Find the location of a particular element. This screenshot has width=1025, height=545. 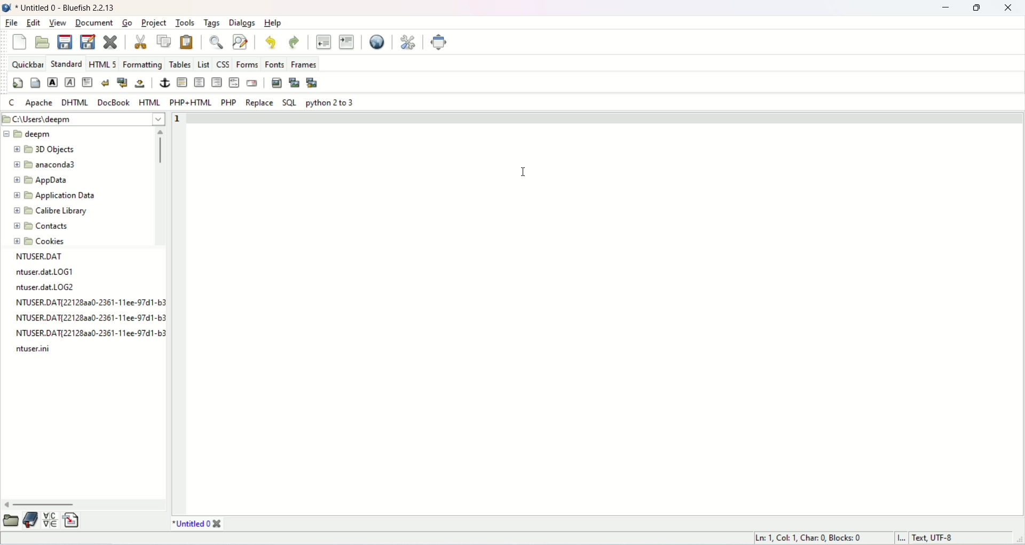

tools is located at coordinates (185, 24).